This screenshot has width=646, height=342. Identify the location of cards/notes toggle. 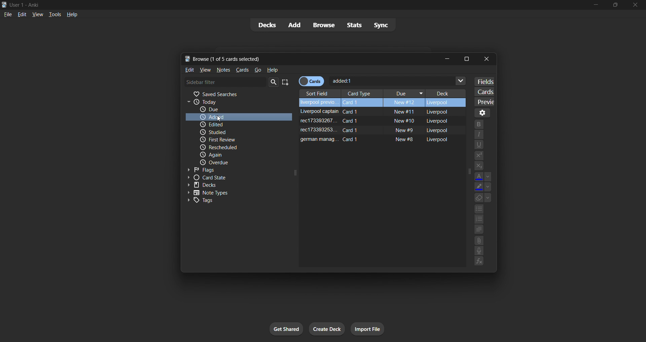
(314, 81).